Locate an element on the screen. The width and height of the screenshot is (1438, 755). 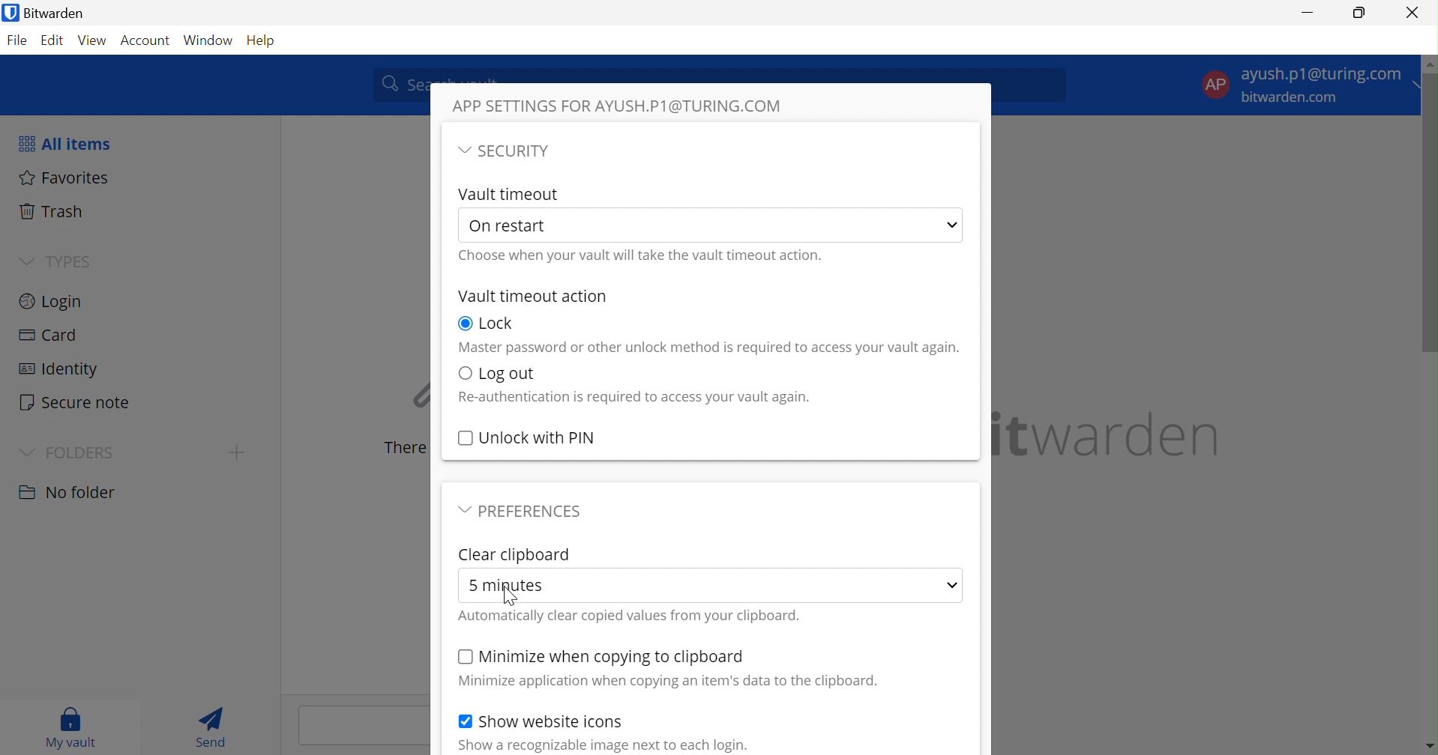
Window is located at coordinates (209, 39).